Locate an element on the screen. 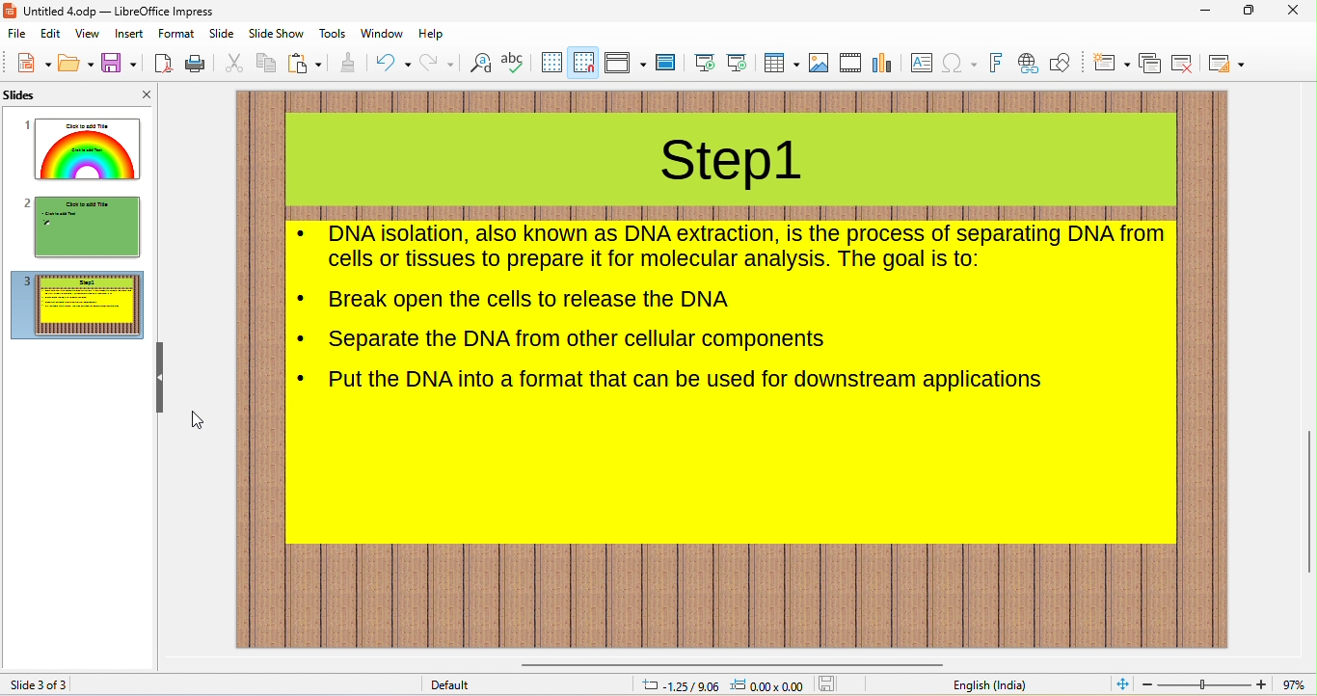 The height and width of the screenshot is (696, 1317). minimize is located at coordinates (1207, 12).